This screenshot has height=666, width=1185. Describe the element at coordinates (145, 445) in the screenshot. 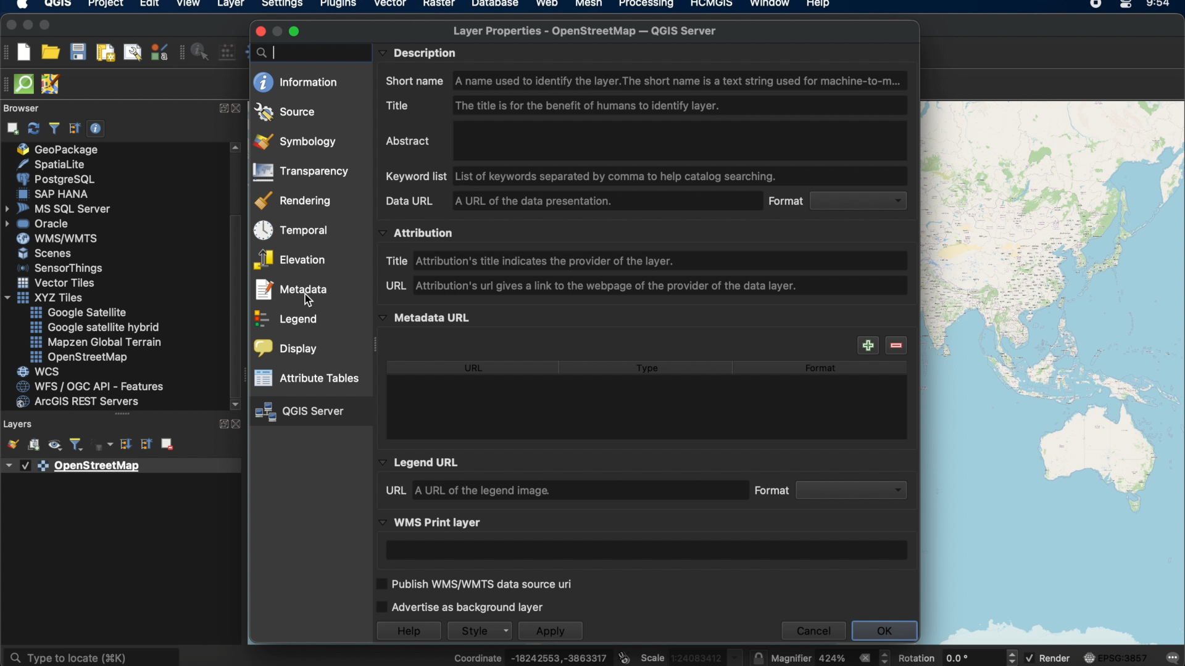

I see `collapse all` at that location.